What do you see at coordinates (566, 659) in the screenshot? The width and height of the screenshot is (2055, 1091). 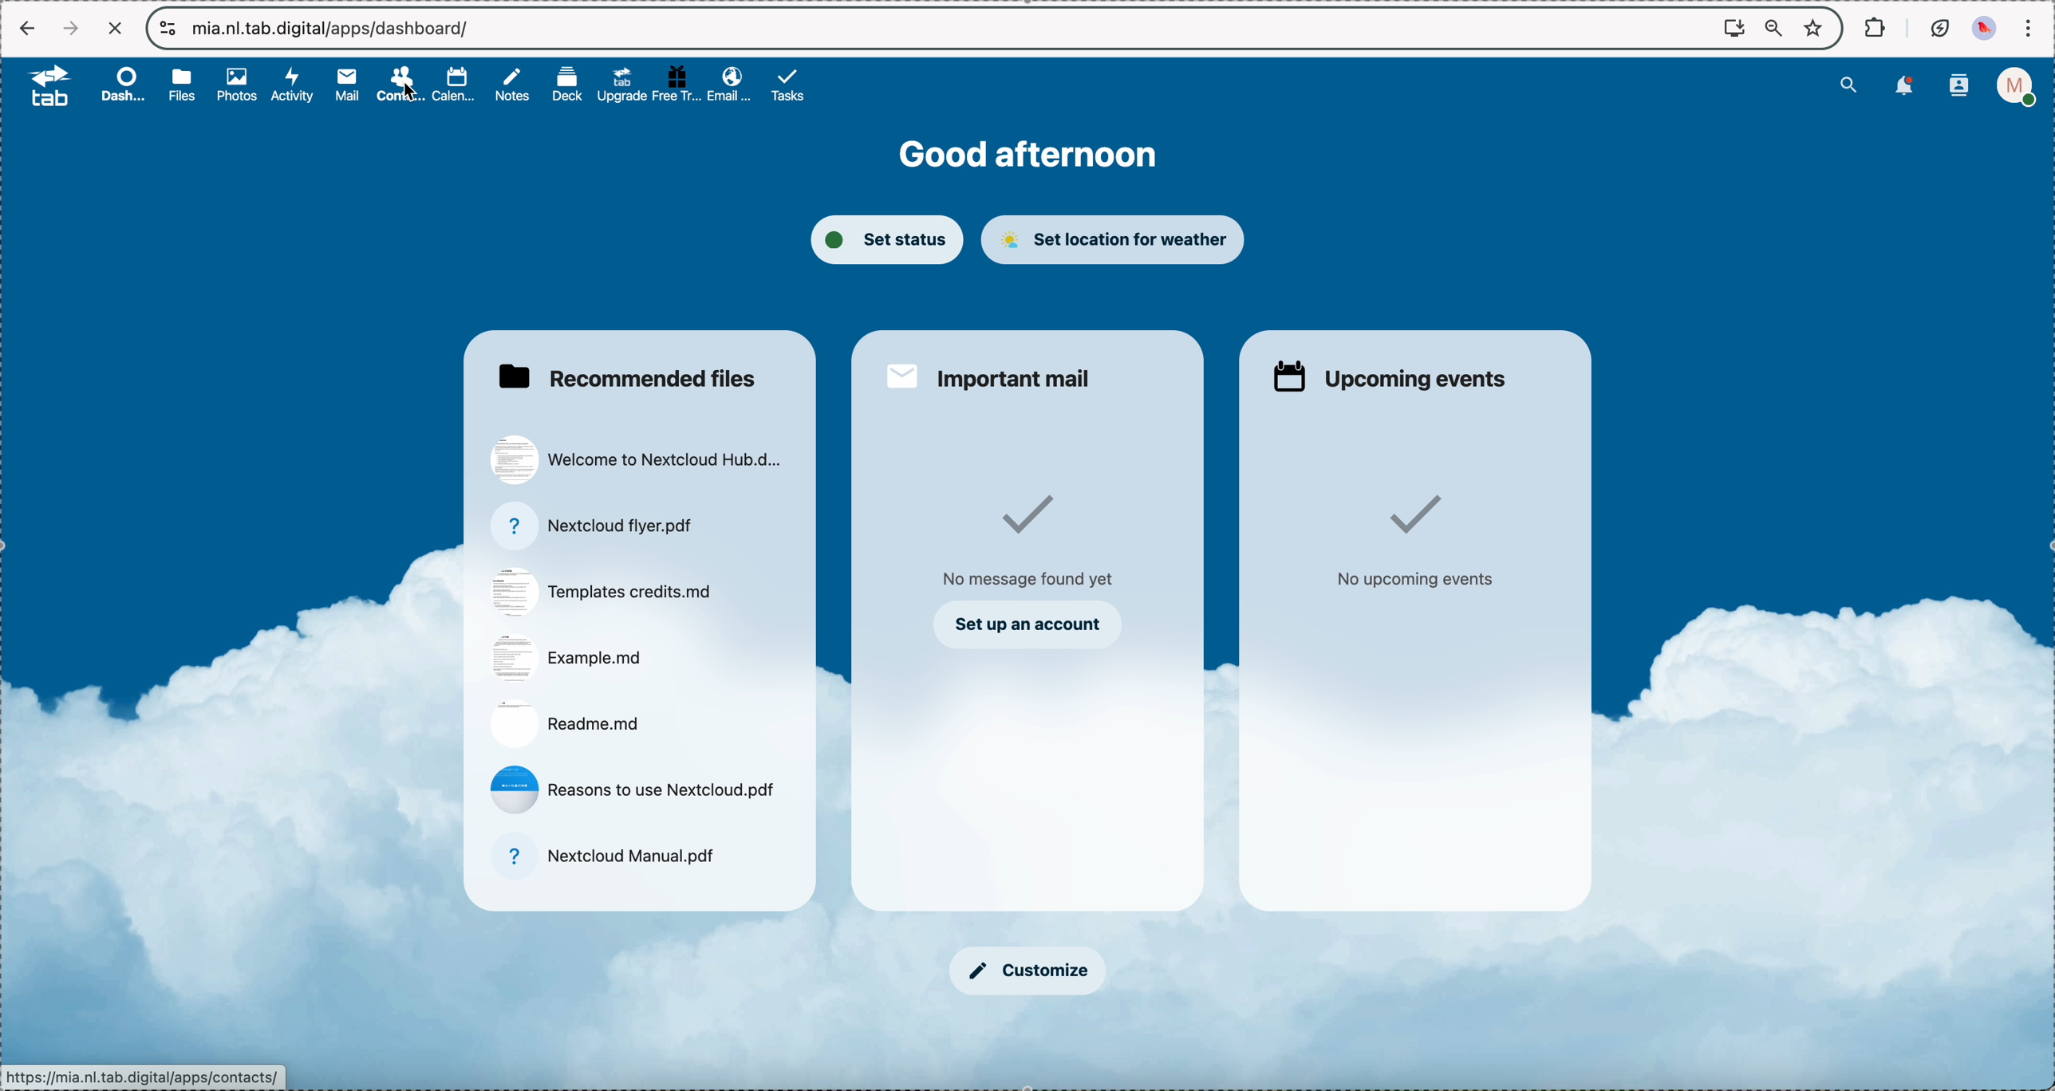 I see `file` at bounding box center [566, 659].